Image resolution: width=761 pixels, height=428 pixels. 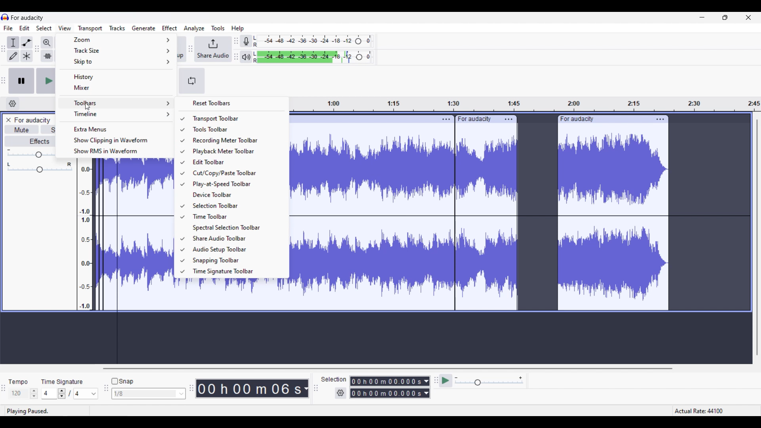 What do you see at coordinates (149, 394) in the screenshot?
I see `Snap list` at bounding box center [149, 394].